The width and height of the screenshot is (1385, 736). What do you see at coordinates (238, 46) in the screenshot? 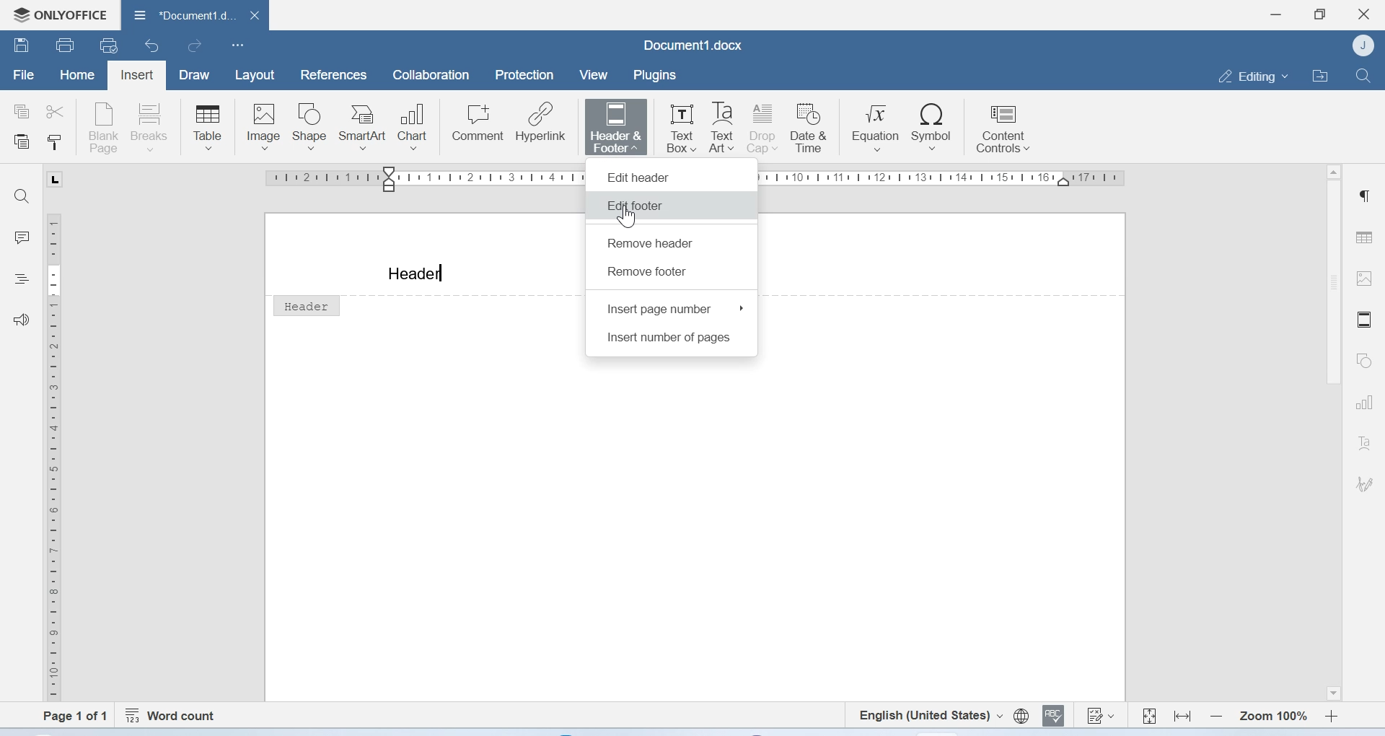
I see `Customize Quick Access Toolbar` at bounding box center [238, 46].